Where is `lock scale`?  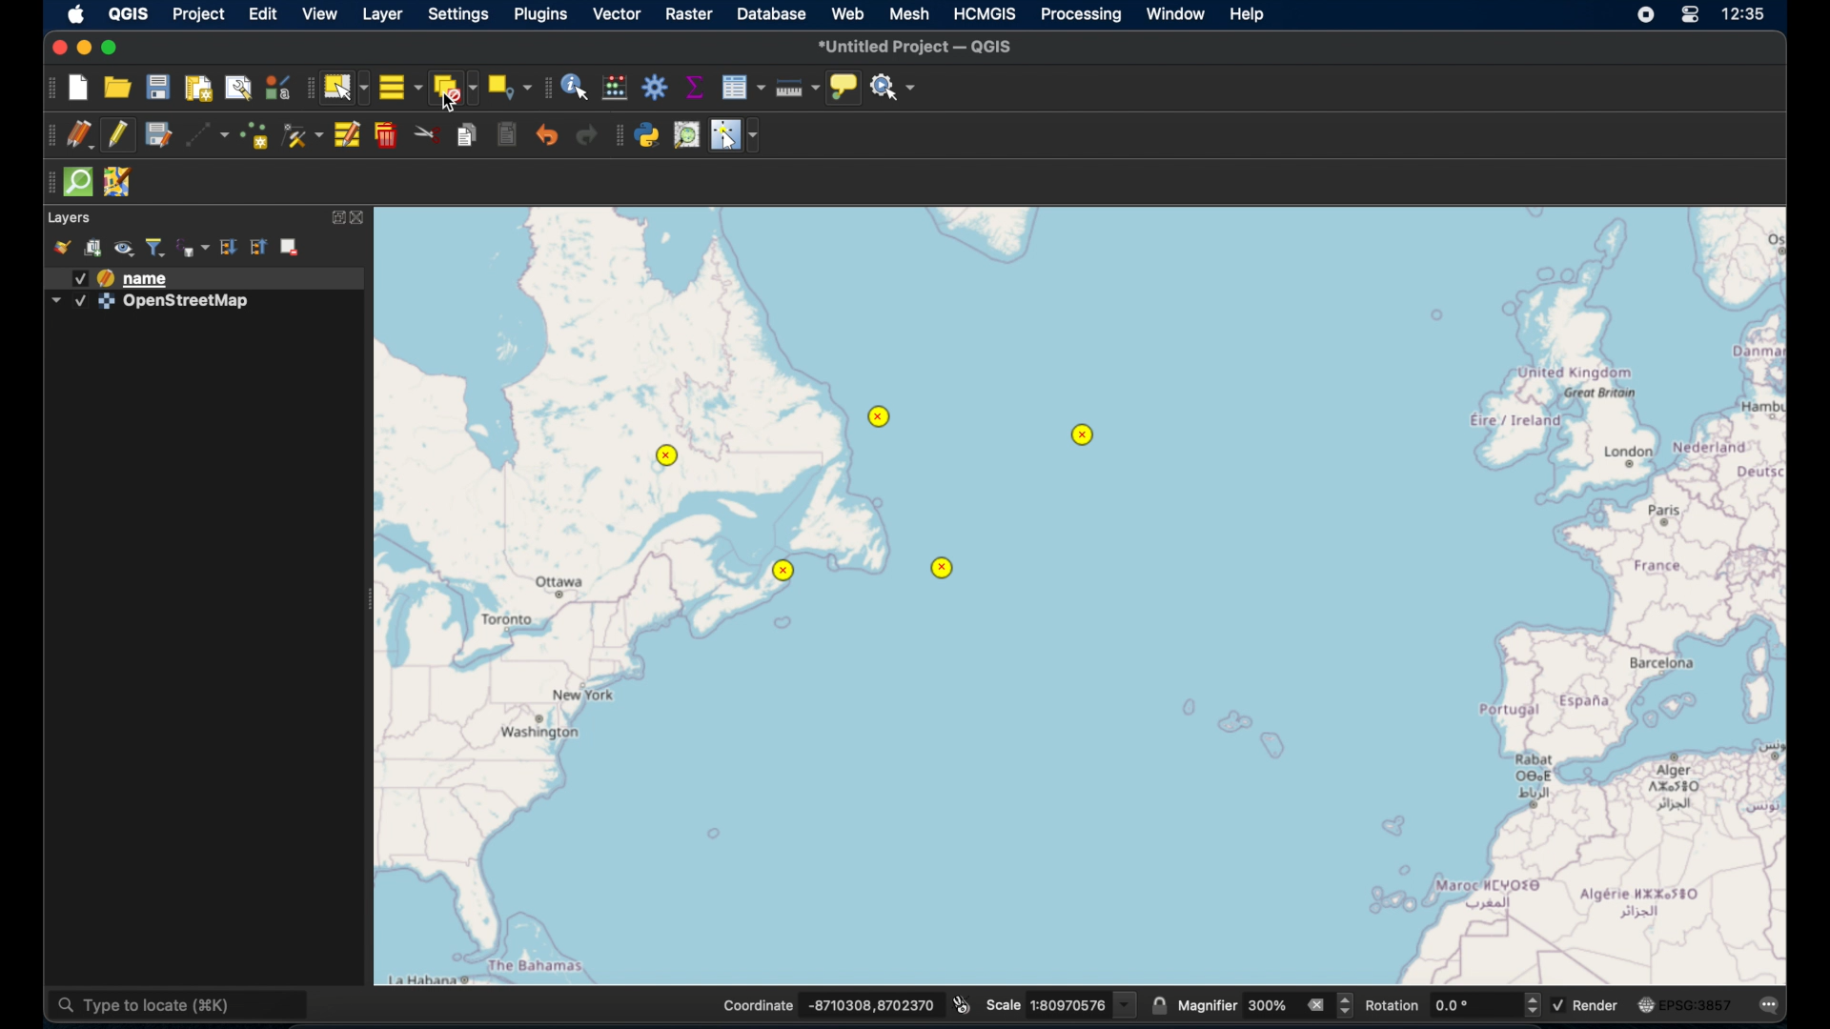
lock scale is located at coordinates (1156, 1006).